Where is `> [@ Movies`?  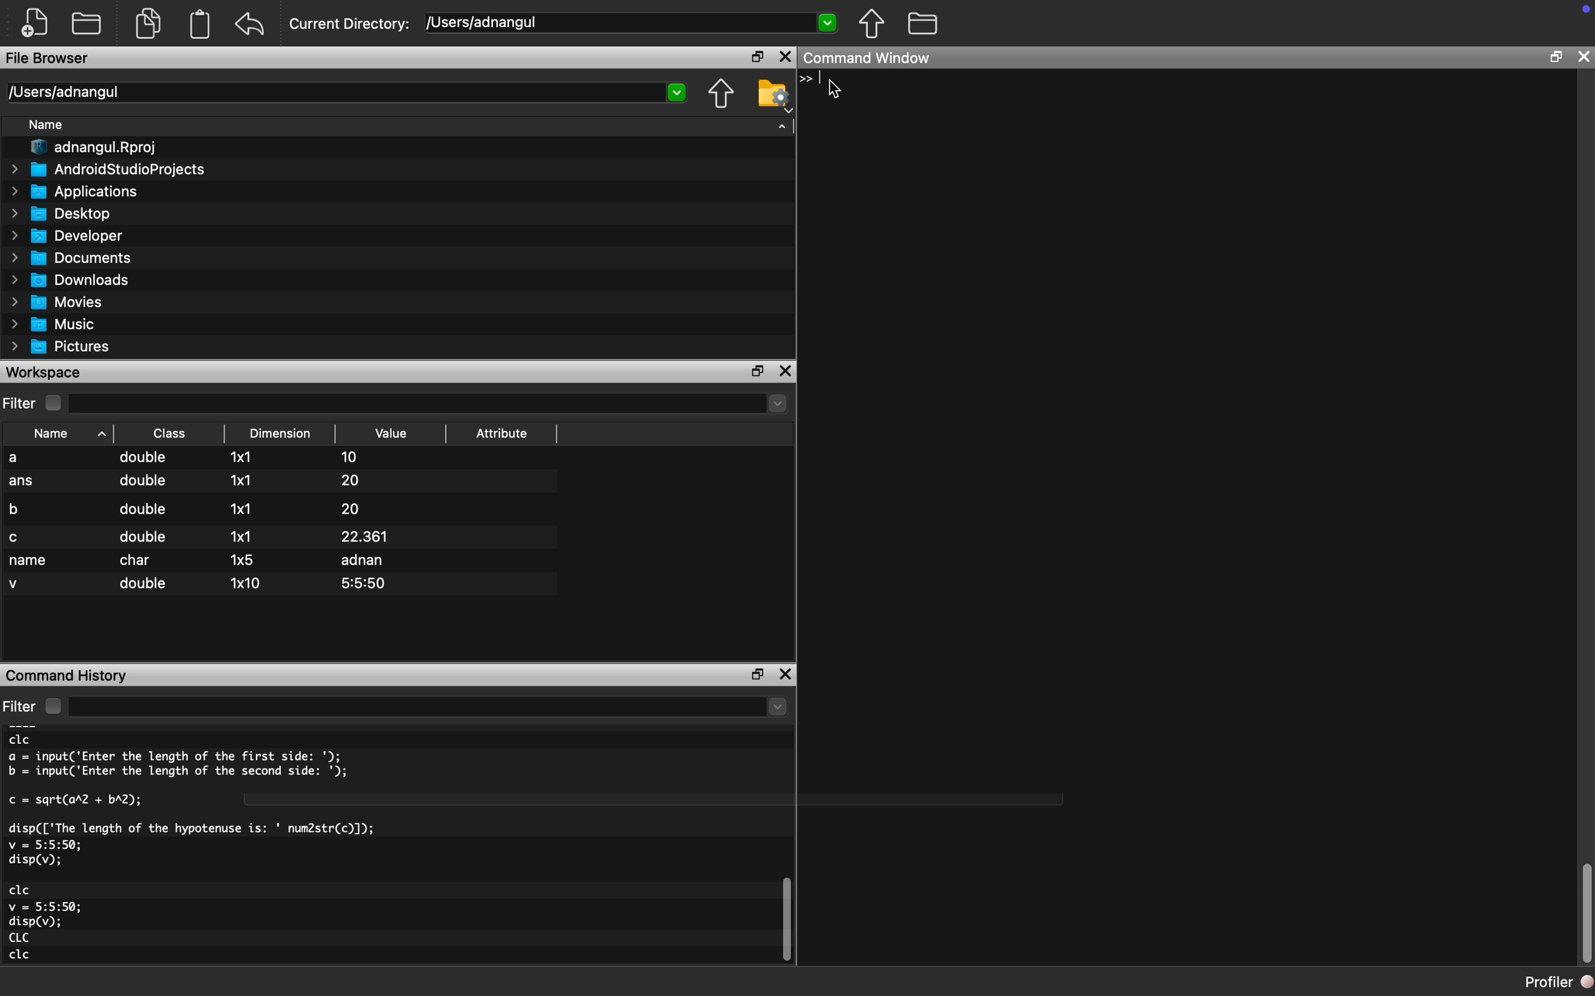
> [@ Movies is located at coordinates (57, 303).